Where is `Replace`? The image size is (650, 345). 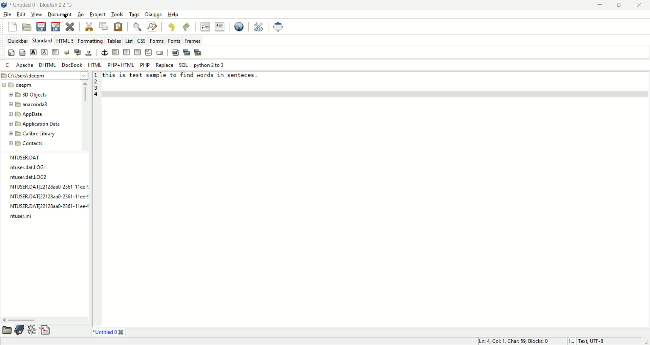 Replace is located at coordinates (164, 65).